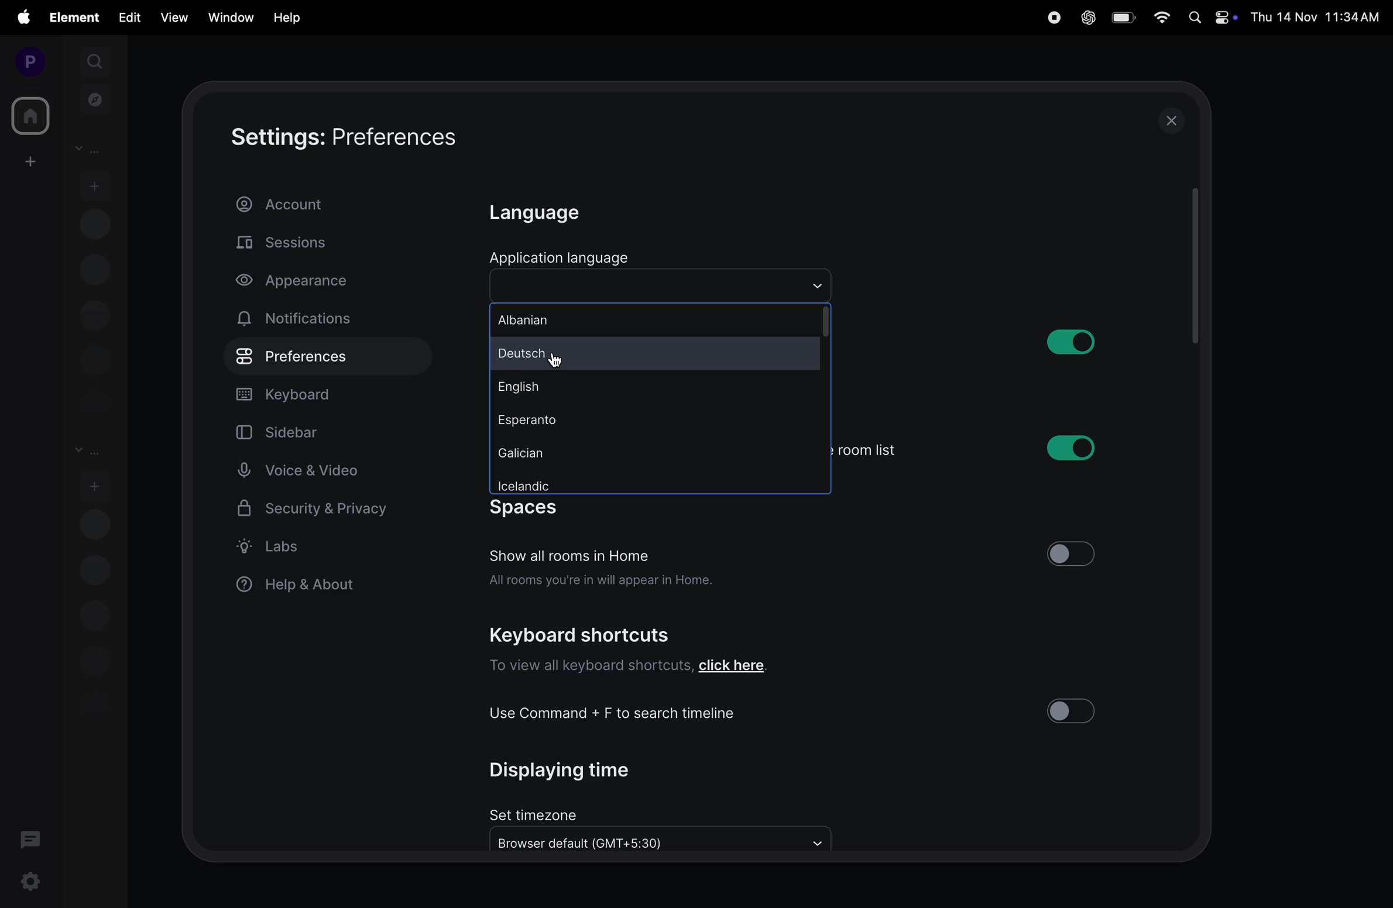 The image size is (1393, 908). I want to click on profile, so click(28, 60).